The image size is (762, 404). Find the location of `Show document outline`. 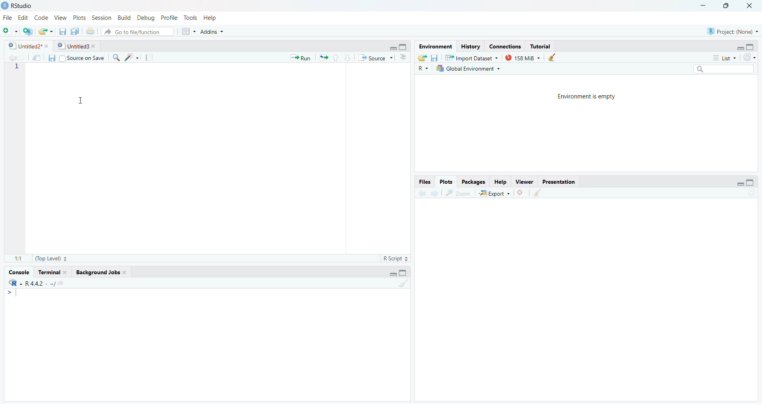

Show document outline is located at coordinates (405, 57).